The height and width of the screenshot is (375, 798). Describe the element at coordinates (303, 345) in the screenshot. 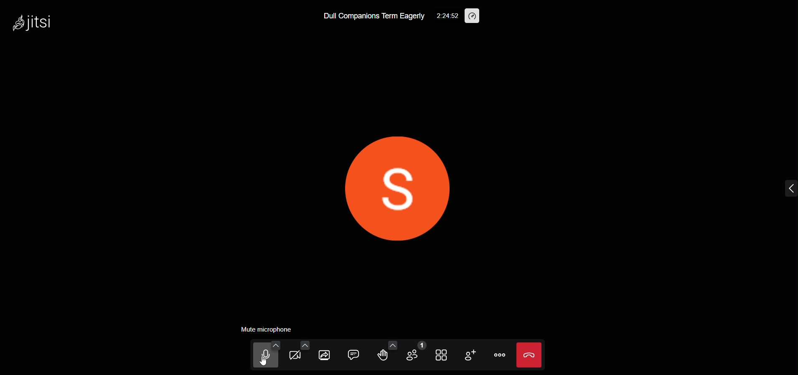

I see `video setting` at that location.